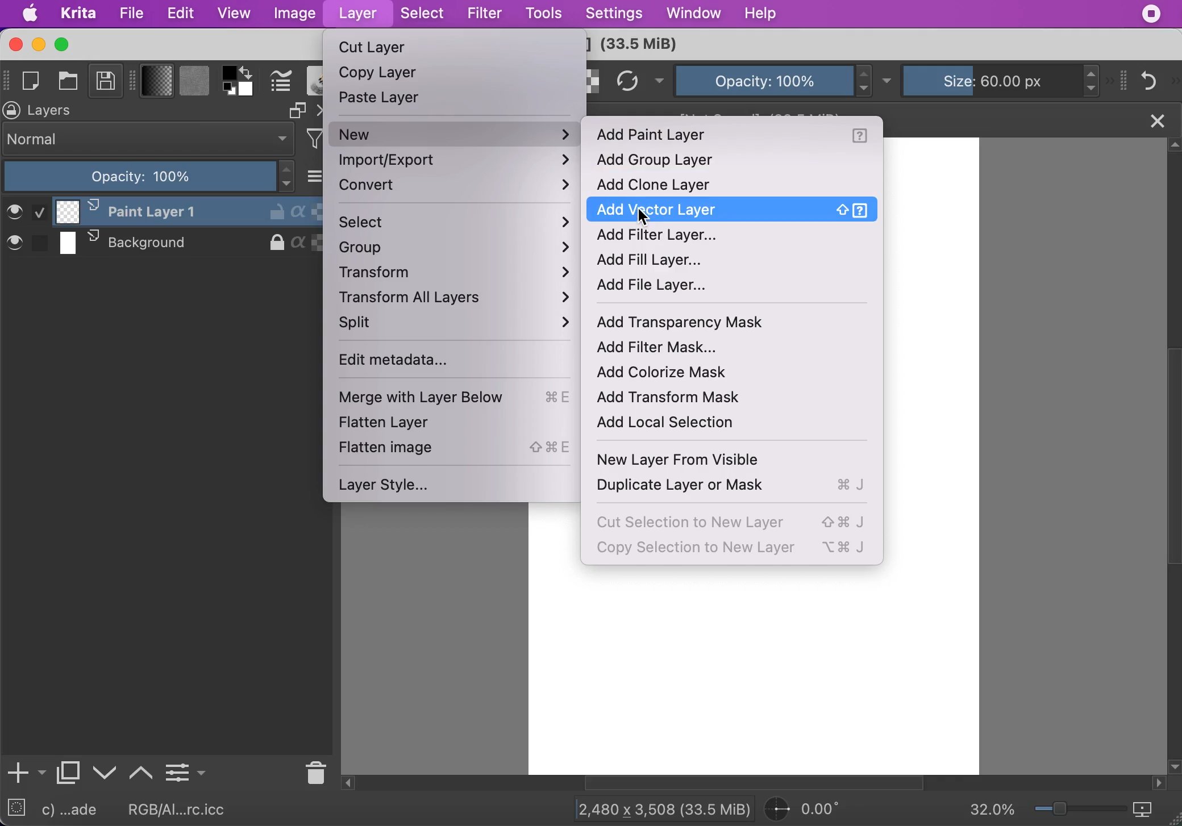  I want to click on duplicate layer or mask, so click(739, 486).